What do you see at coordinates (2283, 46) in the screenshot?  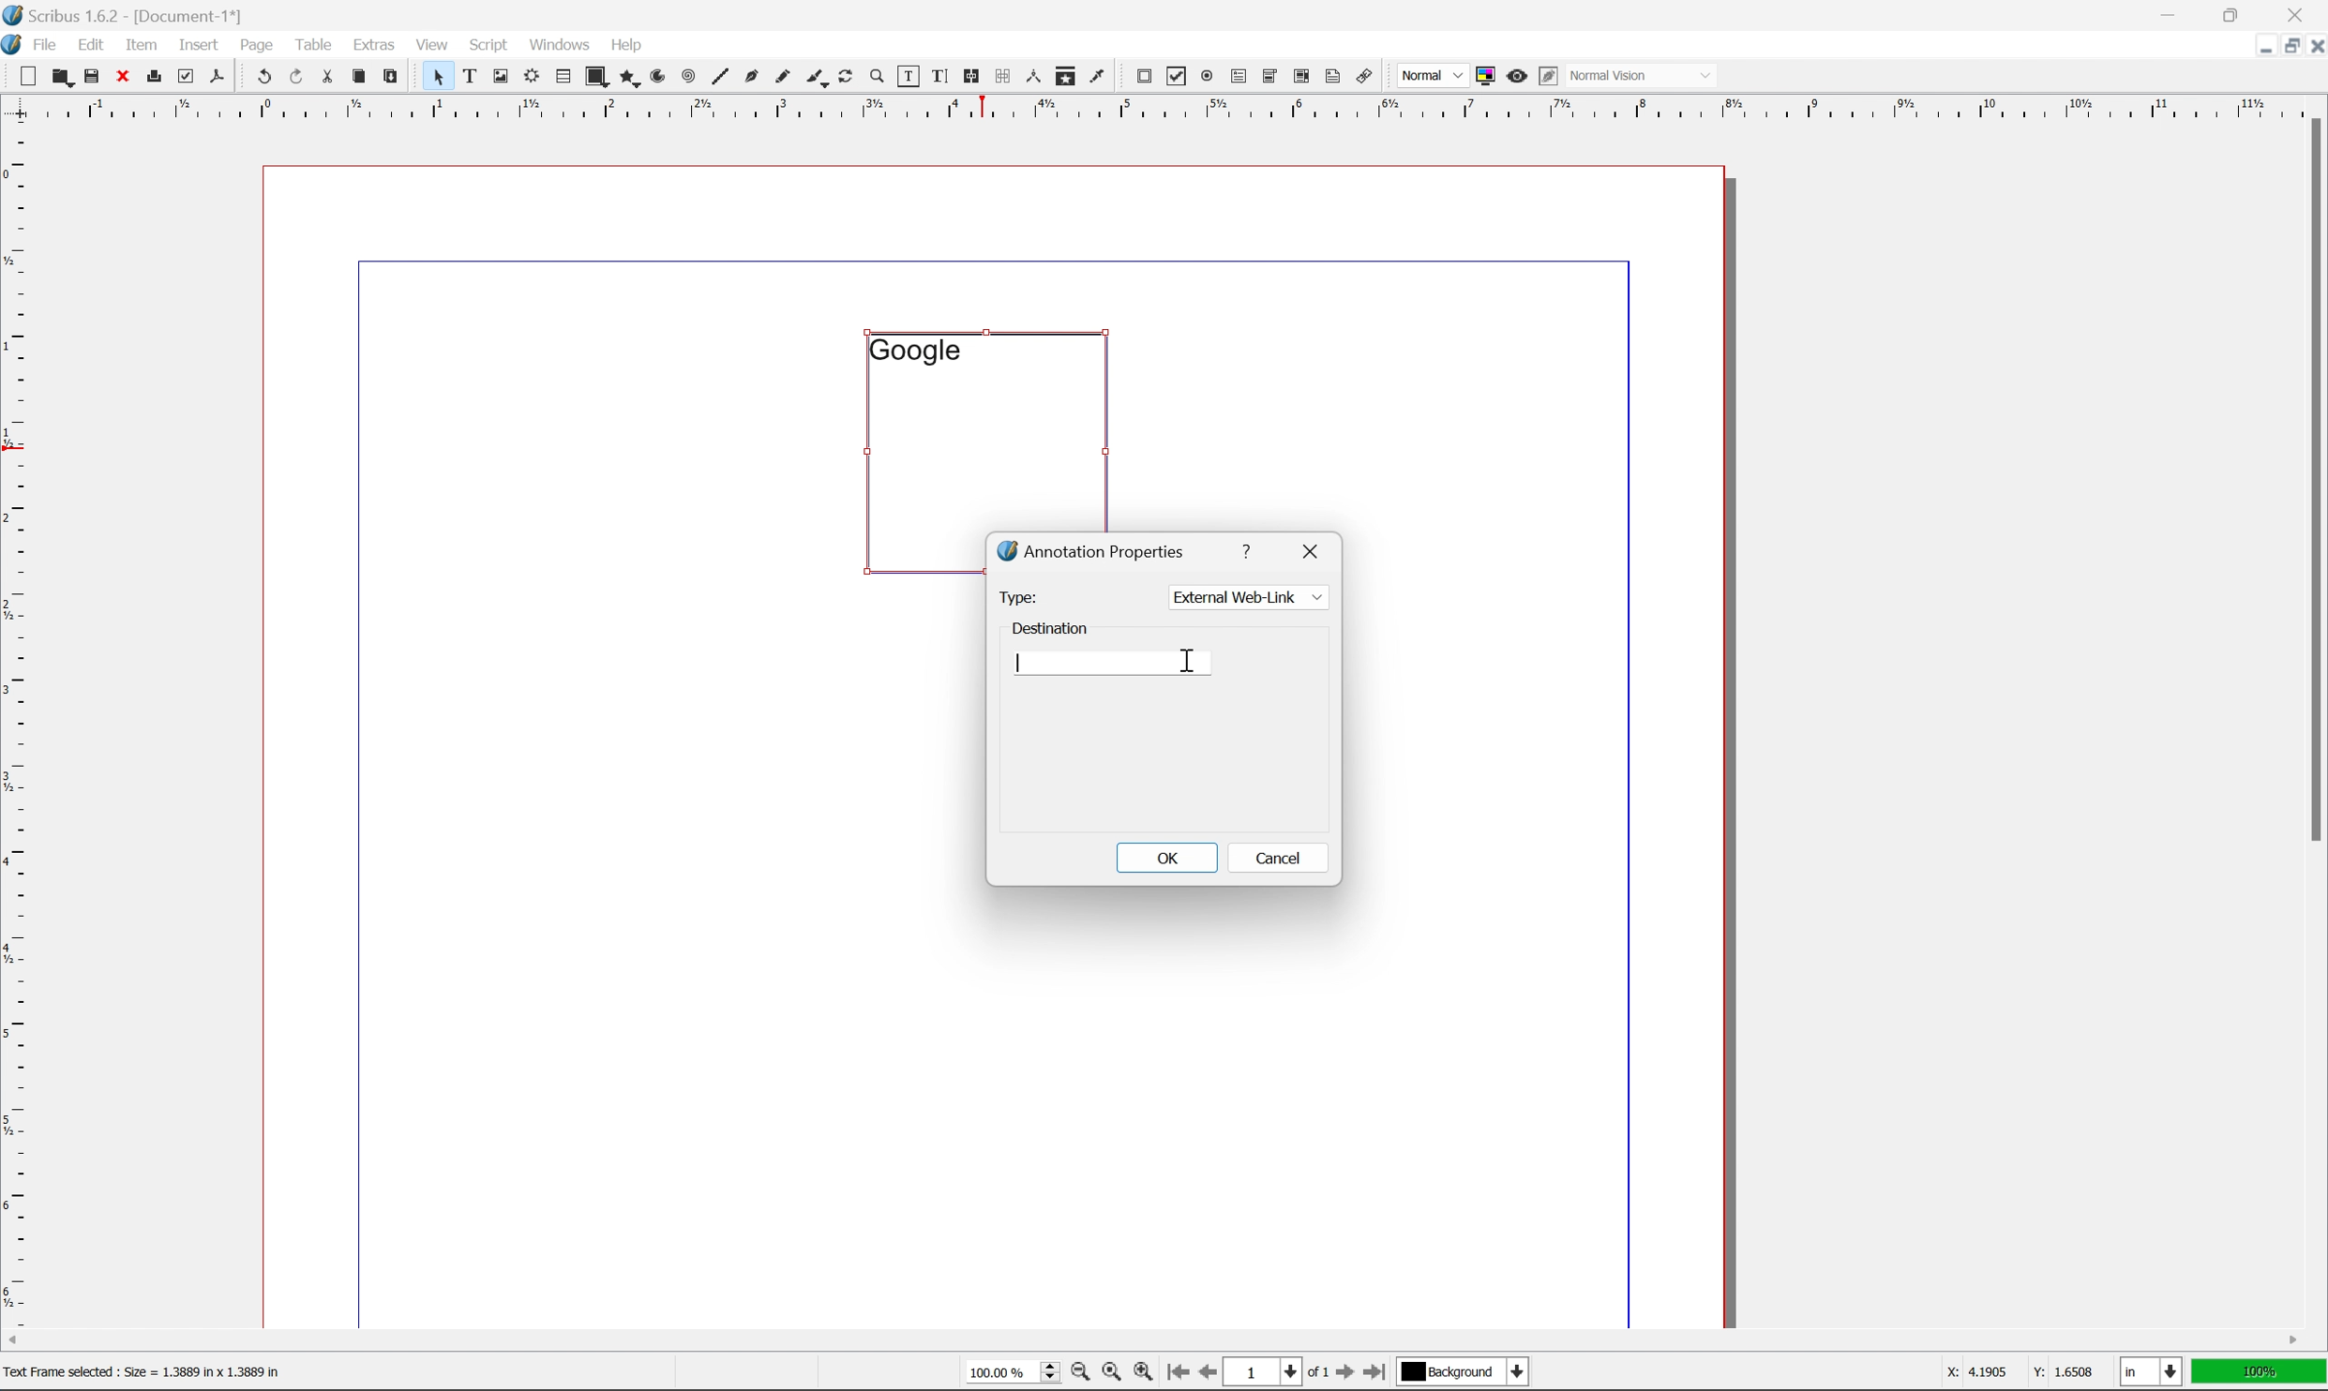 I see `restore down` at bounding box center [2283, 46].